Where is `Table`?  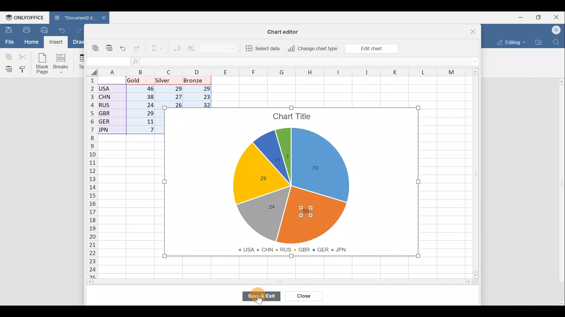 Table is located at coordinates (79, 62).